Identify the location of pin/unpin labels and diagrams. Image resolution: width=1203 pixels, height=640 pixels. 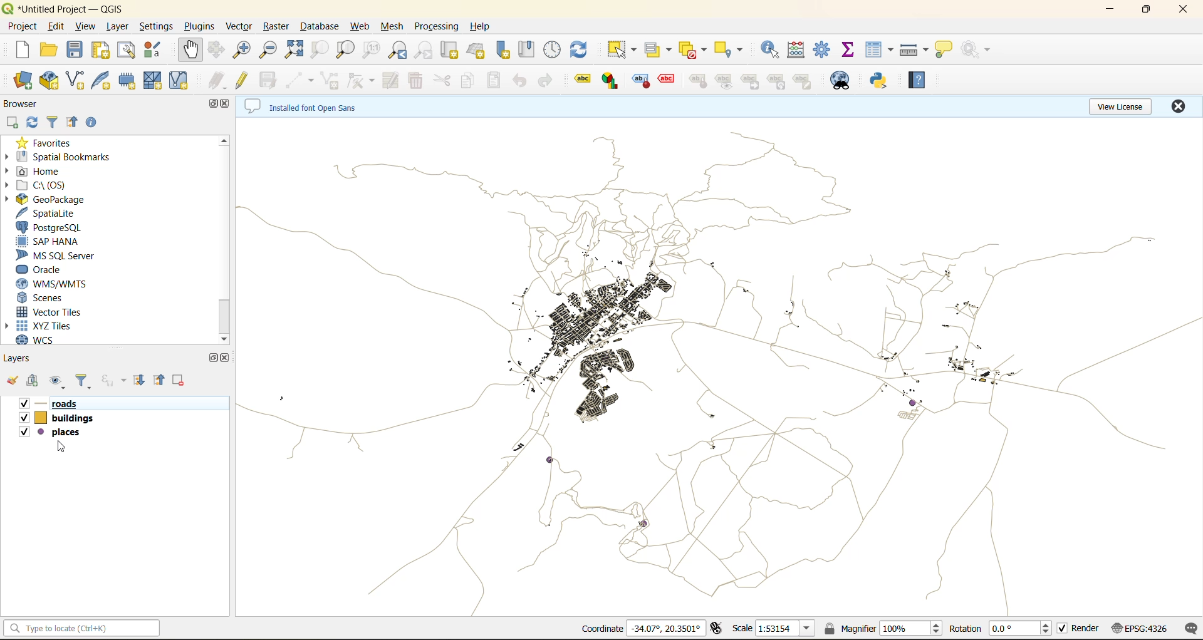
(697, 81).